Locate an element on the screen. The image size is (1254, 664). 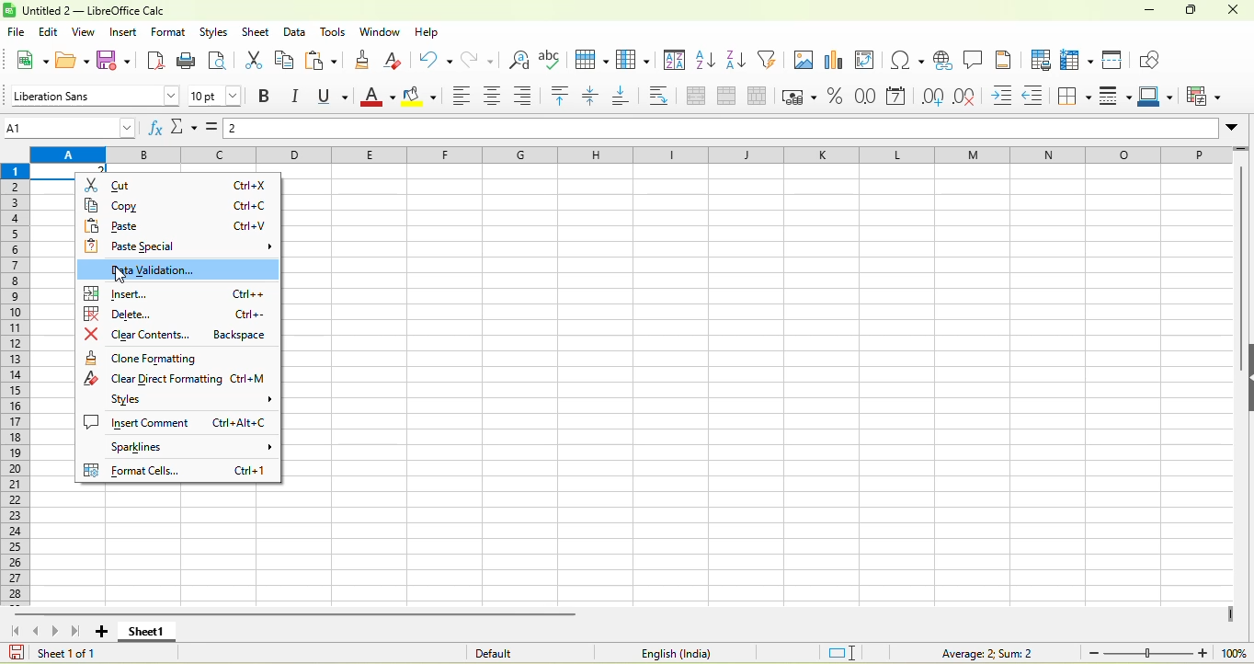
redo is located at coordinates (484, 59).